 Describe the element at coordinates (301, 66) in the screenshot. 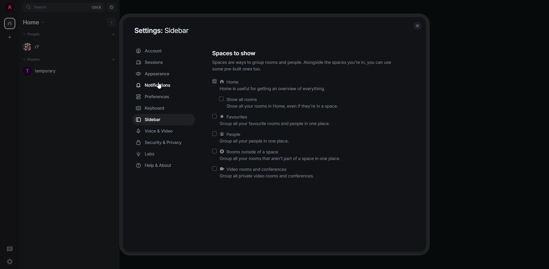

I see `info` at that location.